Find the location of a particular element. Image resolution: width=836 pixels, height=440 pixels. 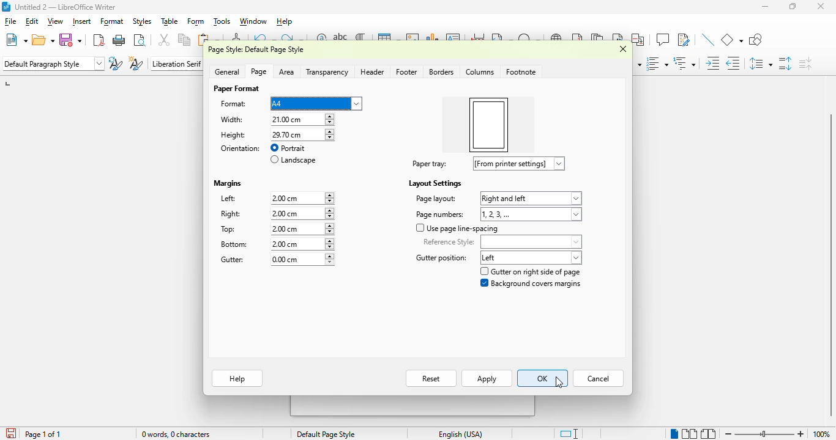

top: 2.00 cm is located at coordinates (273, 229).